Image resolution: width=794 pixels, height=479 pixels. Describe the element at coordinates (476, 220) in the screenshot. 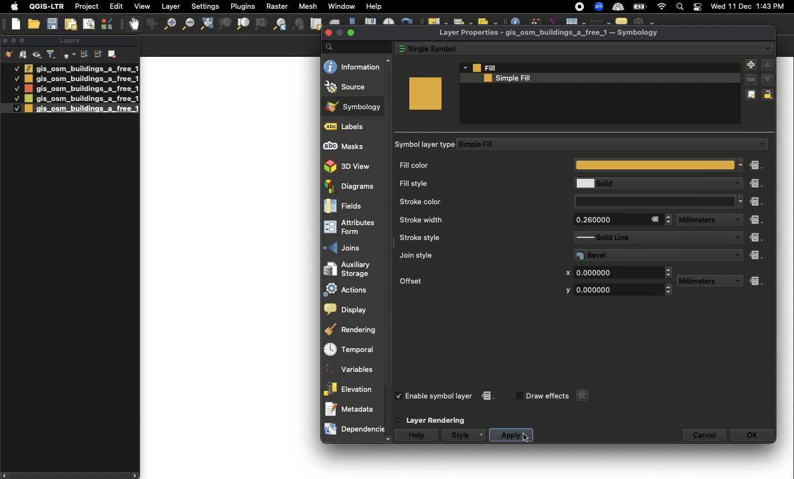

I see `Stroke width ` at that location.